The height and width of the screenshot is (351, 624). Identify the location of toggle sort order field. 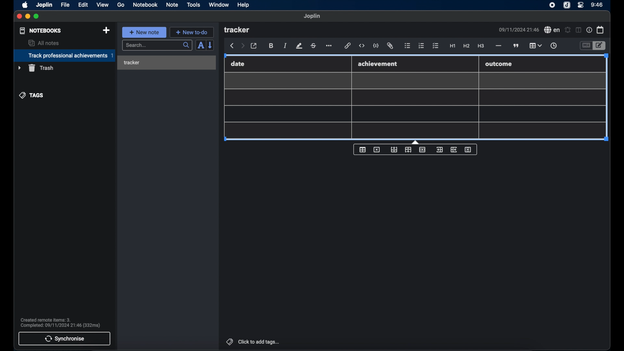
(200, 46).